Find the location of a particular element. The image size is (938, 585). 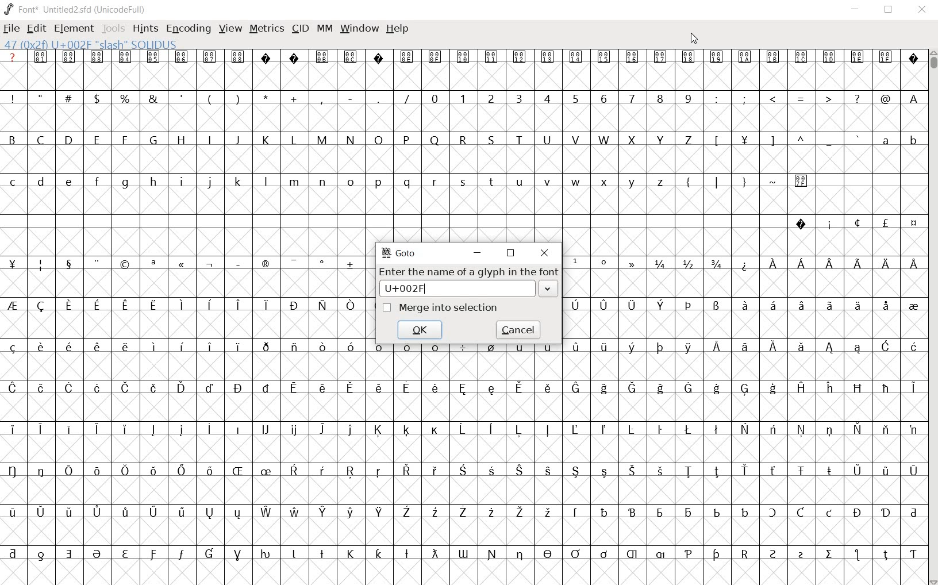

U+002f is located at coordinates (449, 288).